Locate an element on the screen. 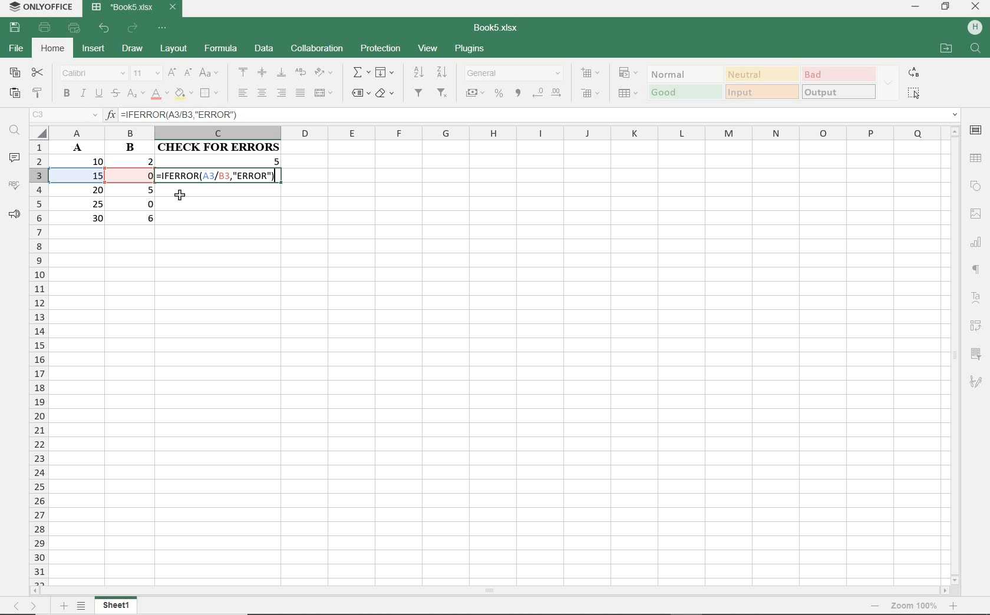 The image size is (990, 615). EXPAND is located at coordinates (889, 81).